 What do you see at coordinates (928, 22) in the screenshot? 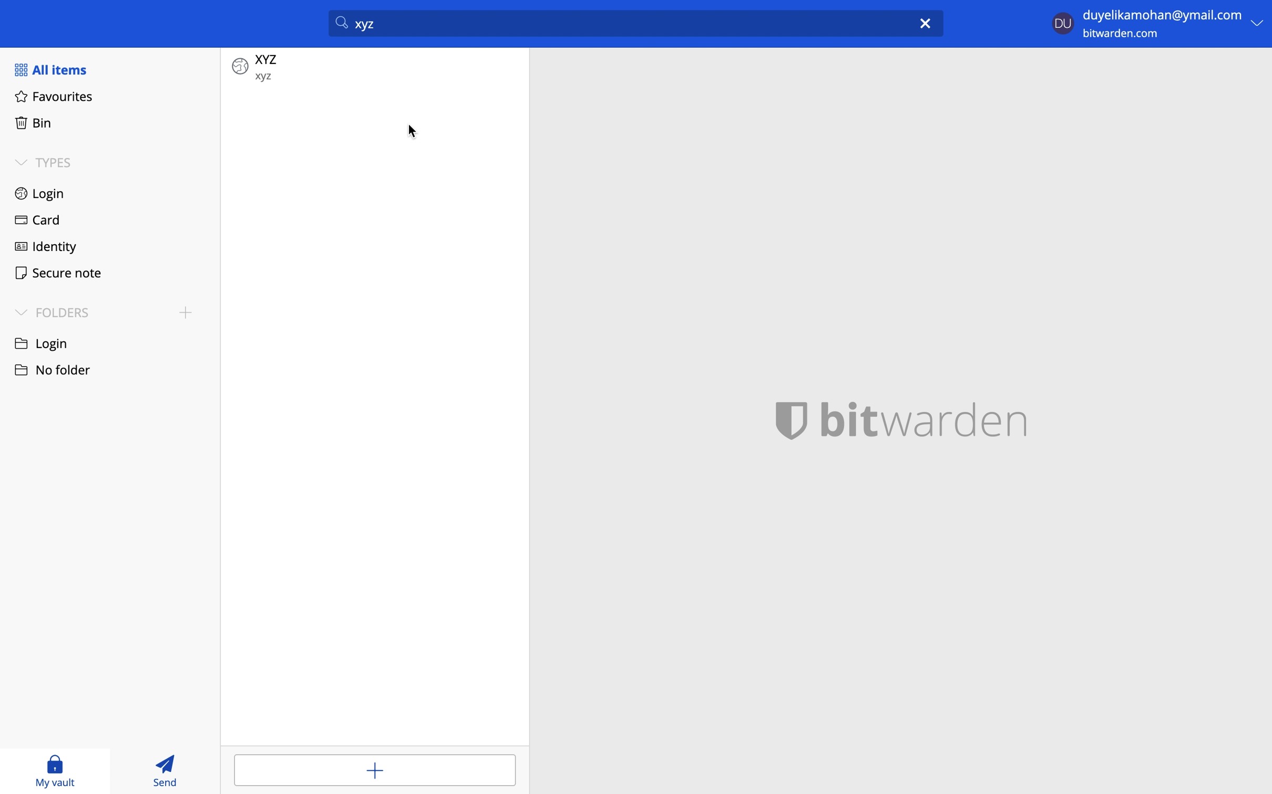
I see `delete current search` at bounding box center [928, 22].